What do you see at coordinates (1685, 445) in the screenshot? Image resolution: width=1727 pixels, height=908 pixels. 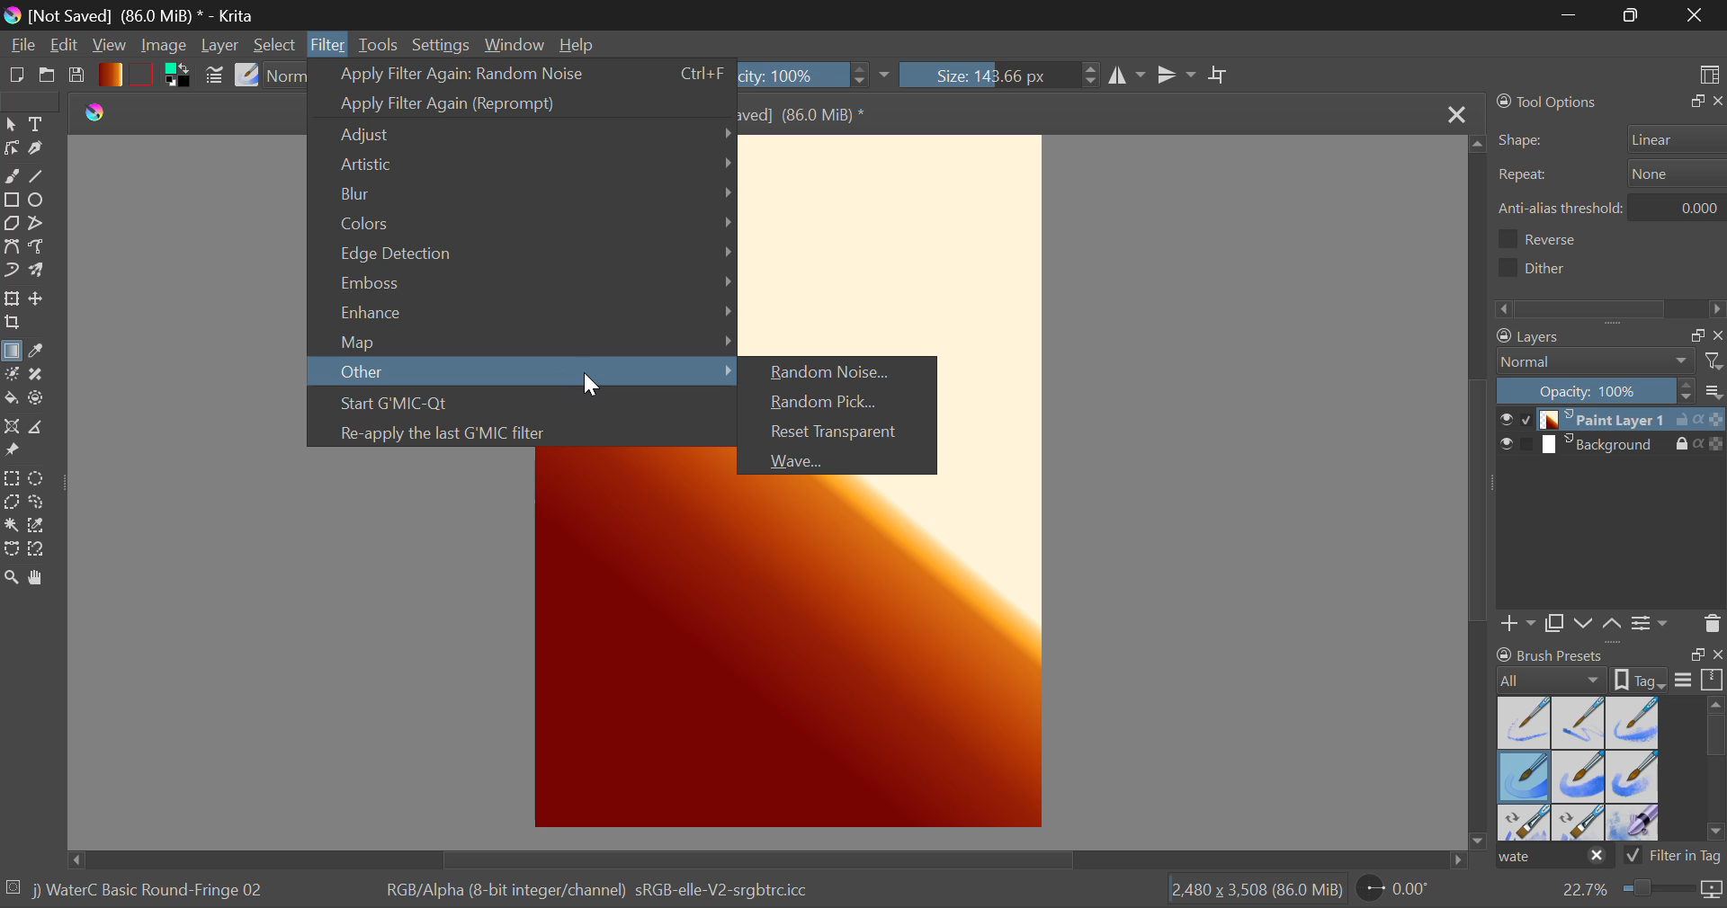 I see `lock` at bounding box center [1685, 445].